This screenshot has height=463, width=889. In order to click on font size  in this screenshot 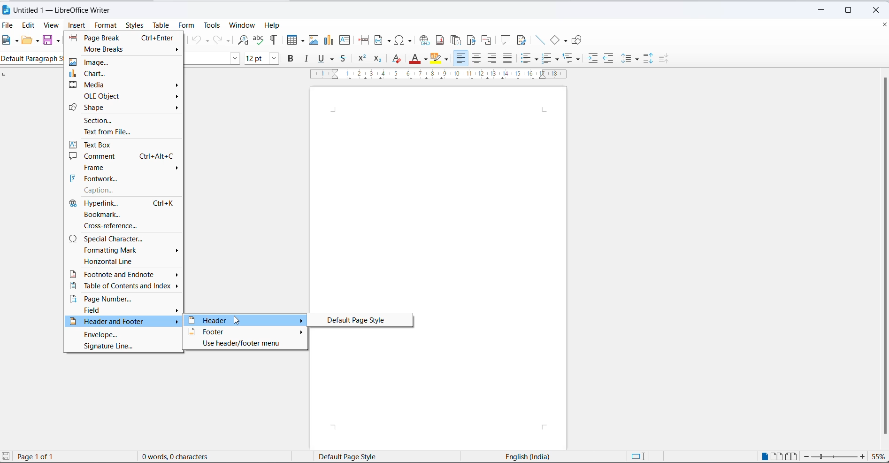, I will do `click(254, 59)`.